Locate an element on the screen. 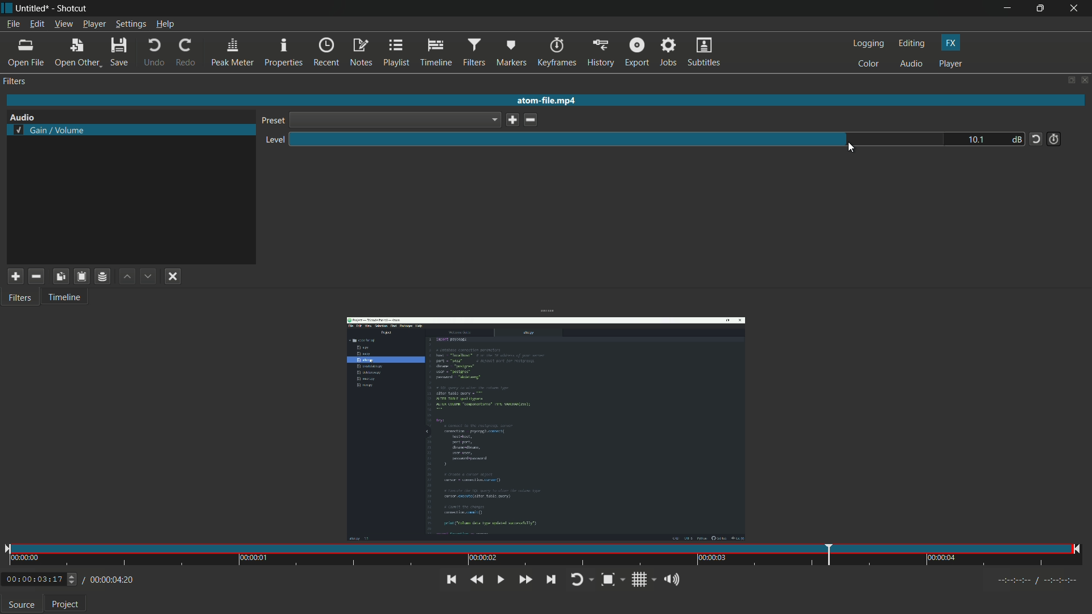  delete is located at coordinates (530, 120).